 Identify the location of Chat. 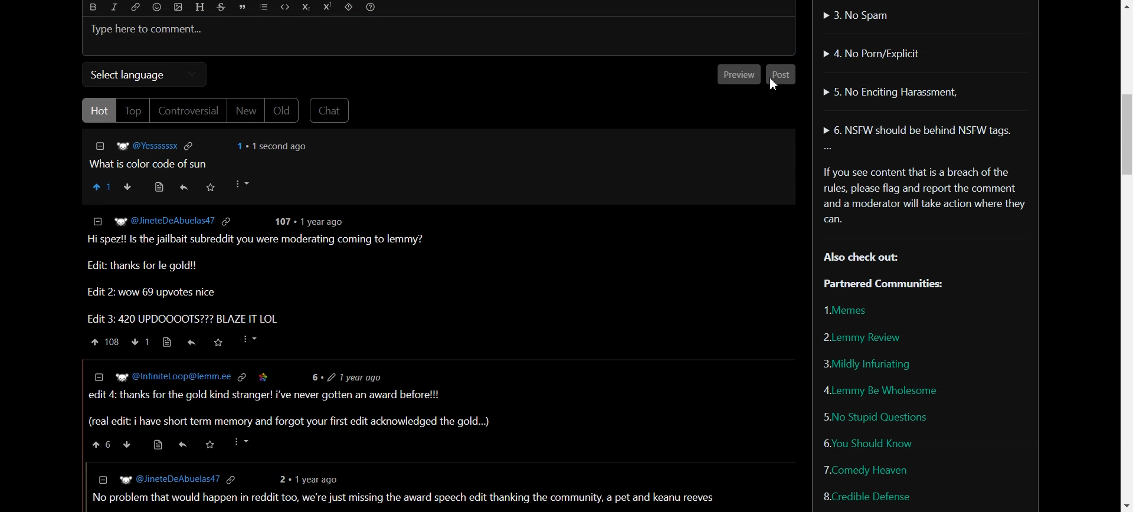
(329, 111).